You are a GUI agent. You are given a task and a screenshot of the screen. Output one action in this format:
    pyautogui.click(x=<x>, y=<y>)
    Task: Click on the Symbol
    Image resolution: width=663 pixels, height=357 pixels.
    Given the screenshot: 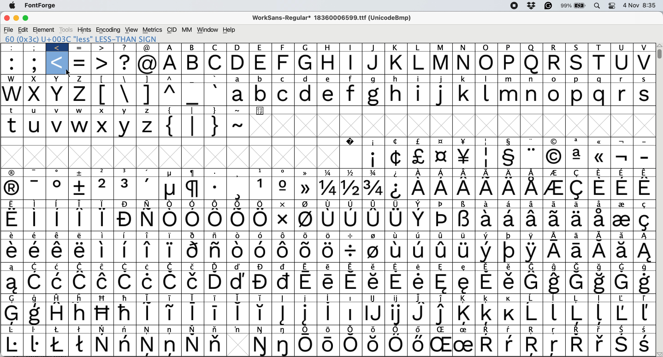 What is the action you would take?
    pyautogui.click(x=81, y=282)
    